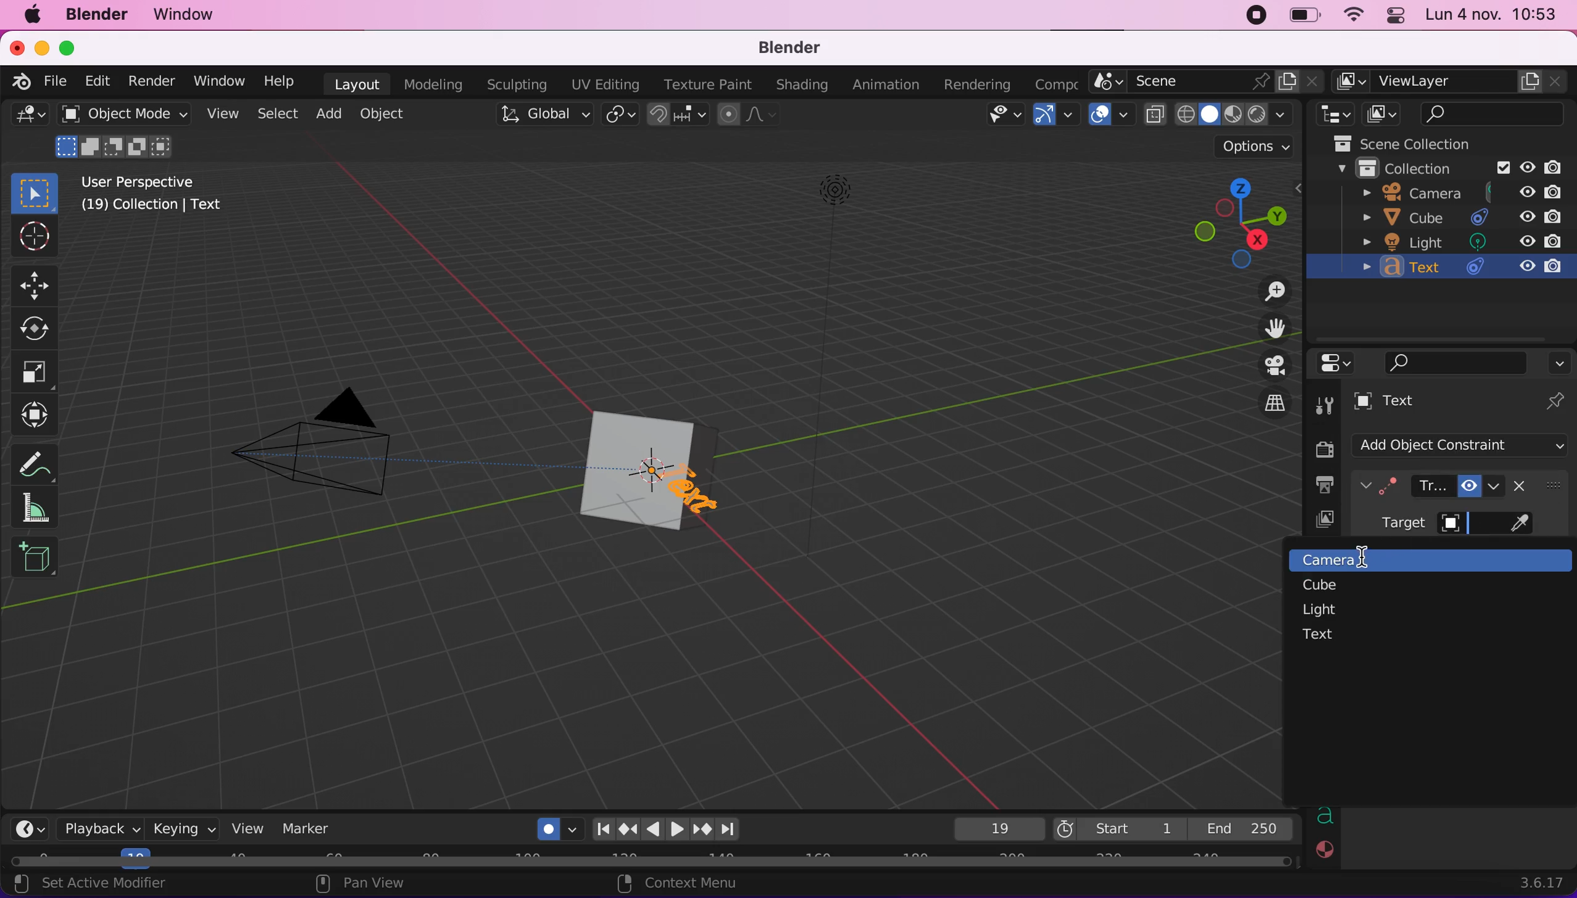  What do you see at coordinates (1320, 635) in the screenshot?
I see `text` at bounding box center [1320, 635].